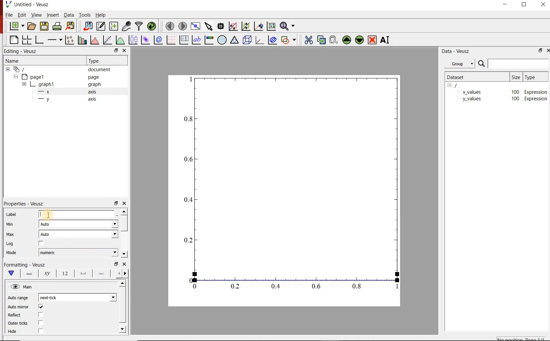  I want to click on text label, so click(195, 40).